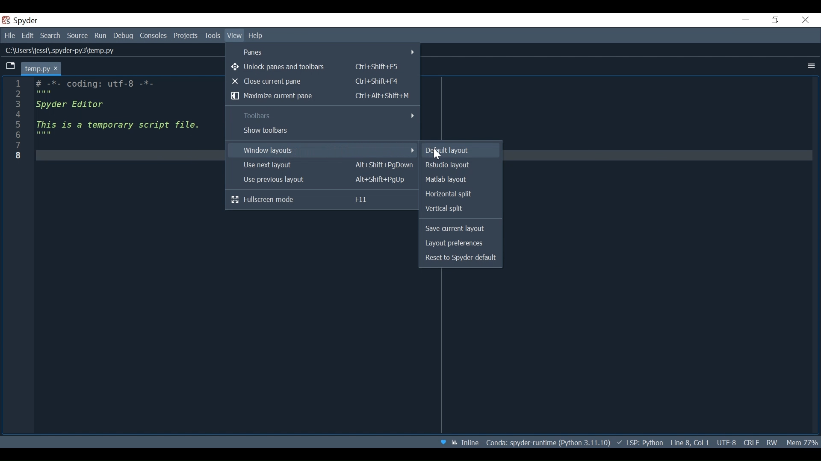  I want to click on Use next layout, so click(322, 165).